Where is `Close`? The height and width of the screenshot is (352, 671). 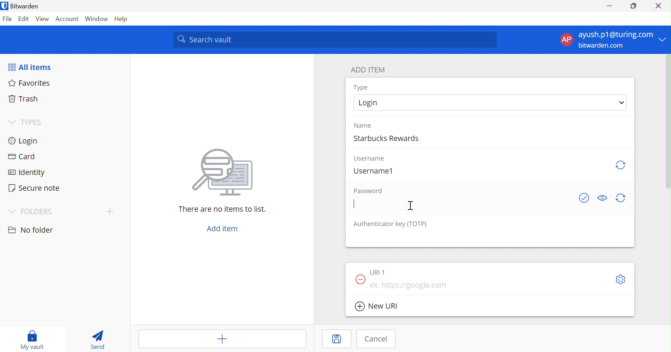
Close is located at coordinates (659, 6).